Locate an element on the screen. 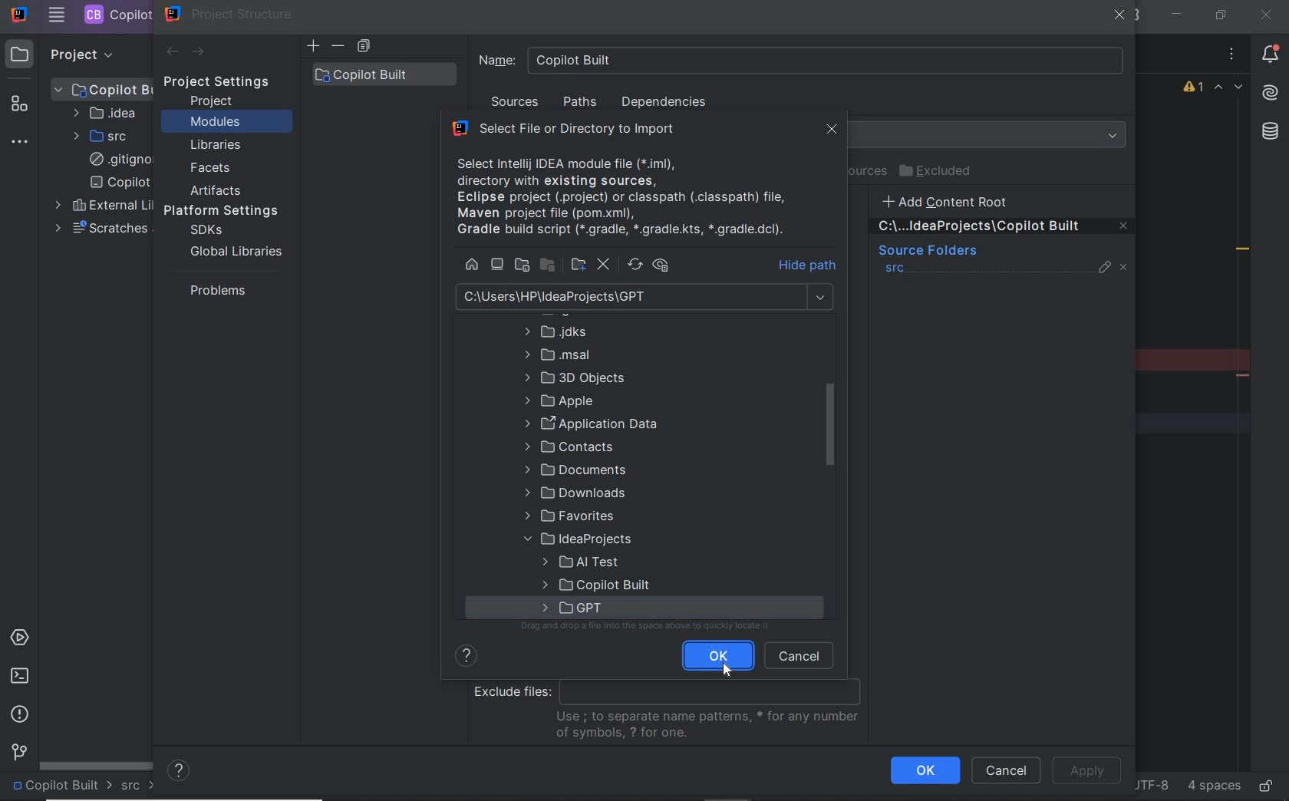 The width and height of the screenshot is (1289, 801). unmark source is located at coordinates (1126, 268).